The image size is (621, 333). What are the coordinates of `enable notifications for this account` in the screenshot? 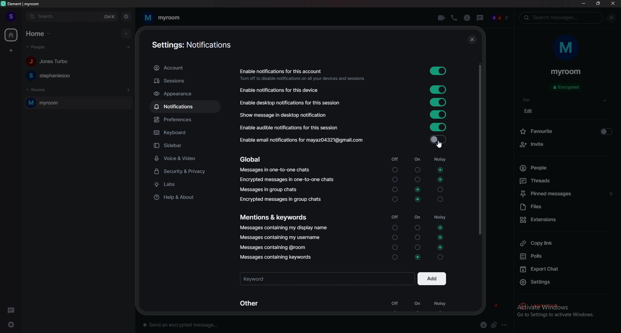 It's located at (342, 73).